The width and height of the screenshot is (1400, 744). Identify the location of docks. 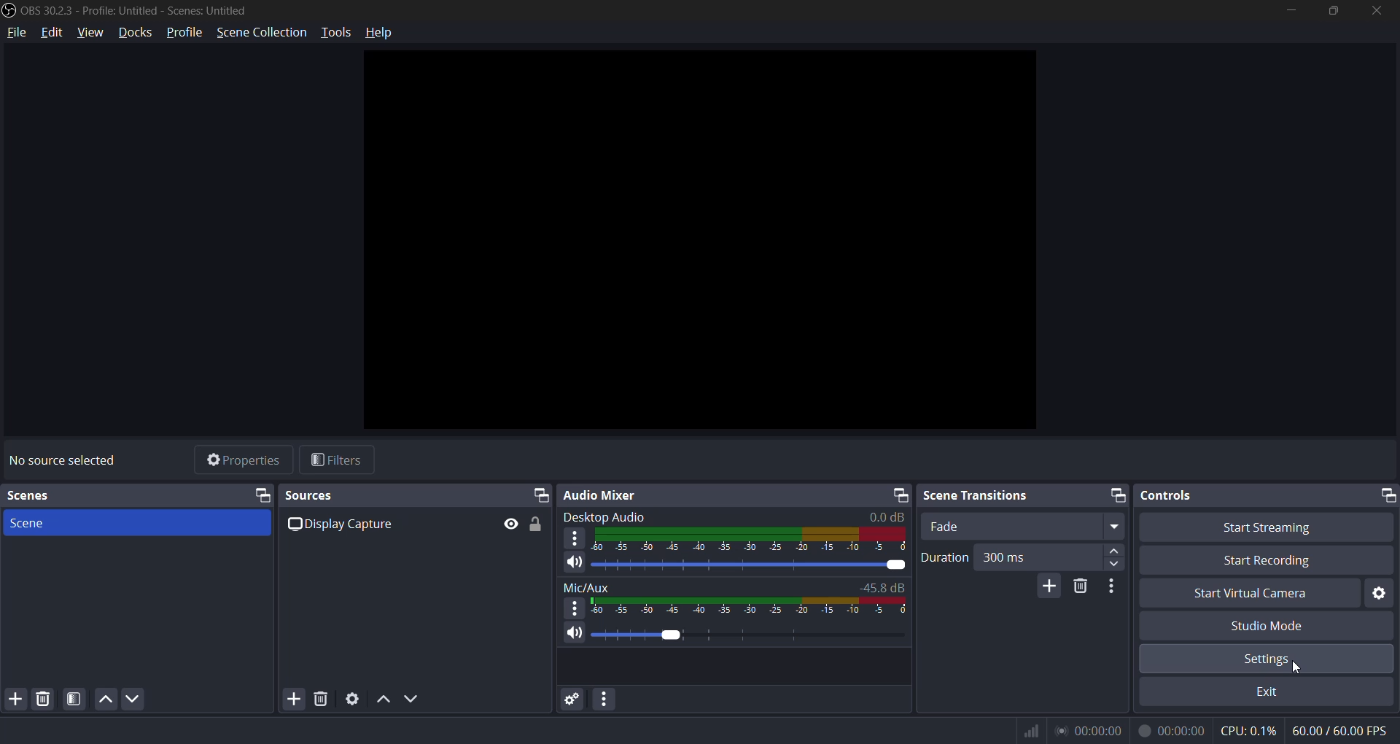
(139, 33).